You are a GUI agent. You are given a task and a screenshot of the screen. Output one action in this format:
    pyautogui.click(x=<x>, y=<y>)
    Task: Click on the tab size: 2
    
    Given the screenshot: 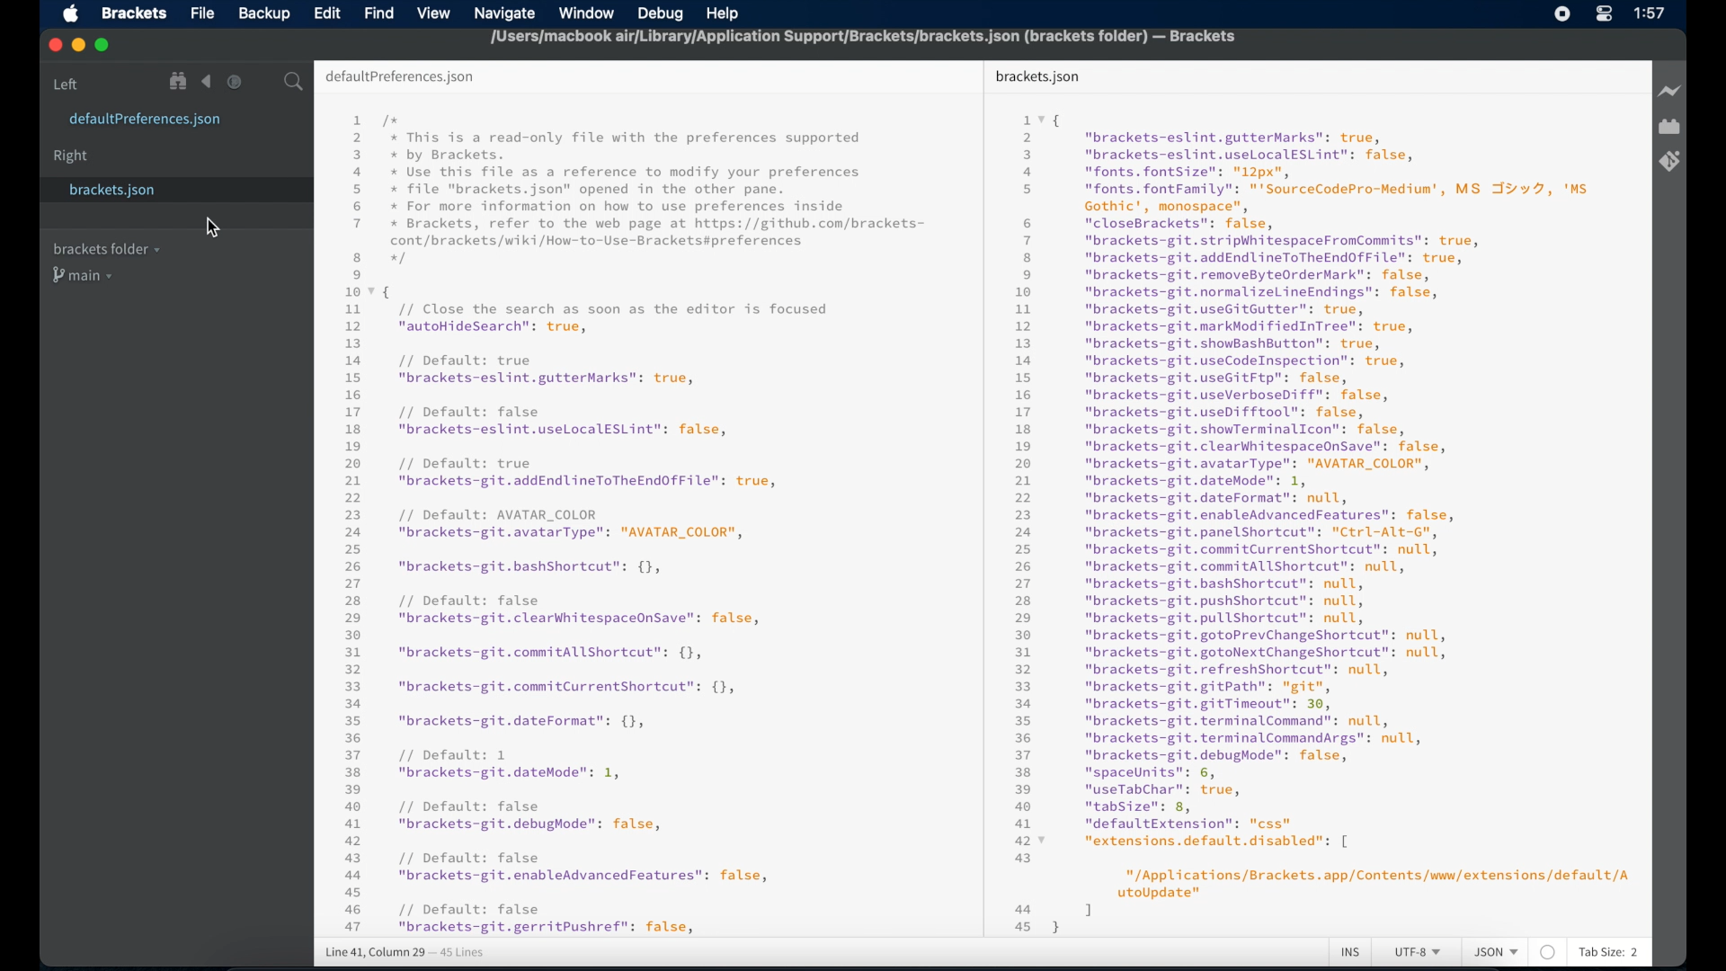 What is the action you would take?
    pyautogui.click(x=1609, y=953)
    